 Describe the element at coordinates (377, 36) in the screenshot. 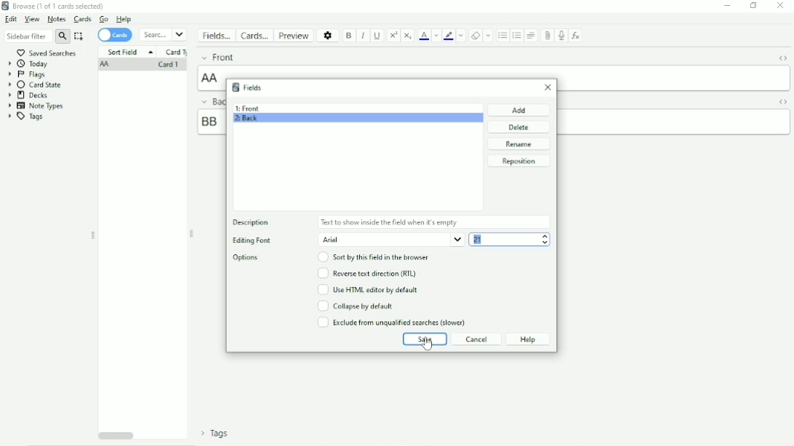

I see `Underline` at that location.